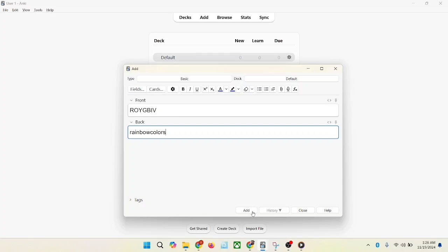  What do you see at coordinates (240, 42) in the screenshot?
I see `new` at bounding box center [240, 42].